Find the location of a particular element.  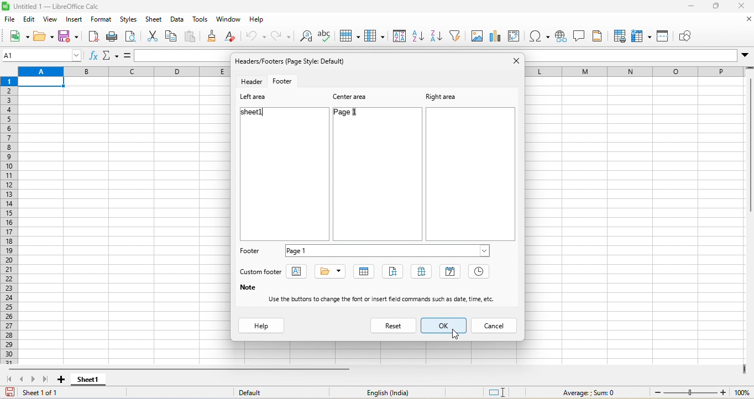

print is located at coordinates (114, 38).